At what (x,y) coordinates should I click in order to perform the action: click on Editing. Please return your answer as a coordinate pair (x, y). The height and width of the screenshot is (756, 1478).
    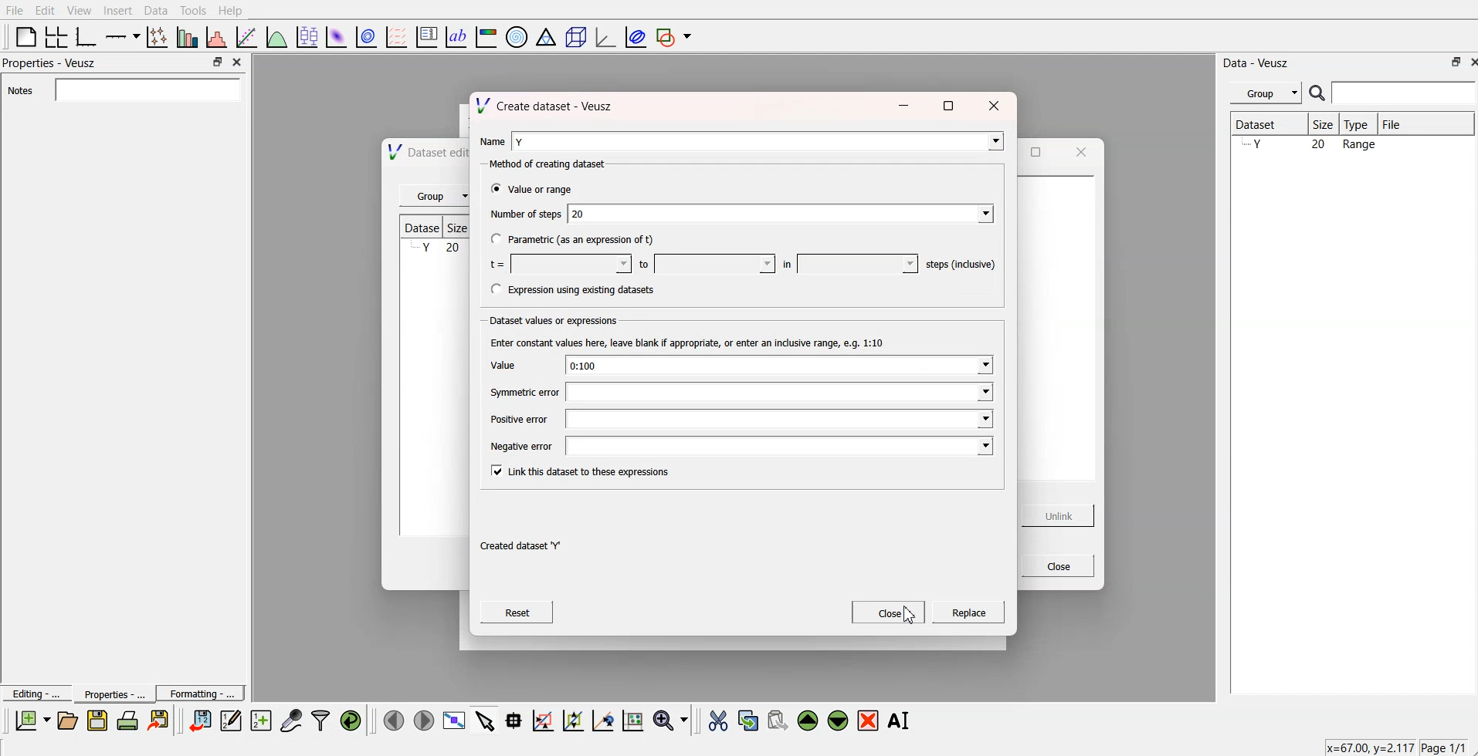
    Looking at the image, I should click on (35, 692).